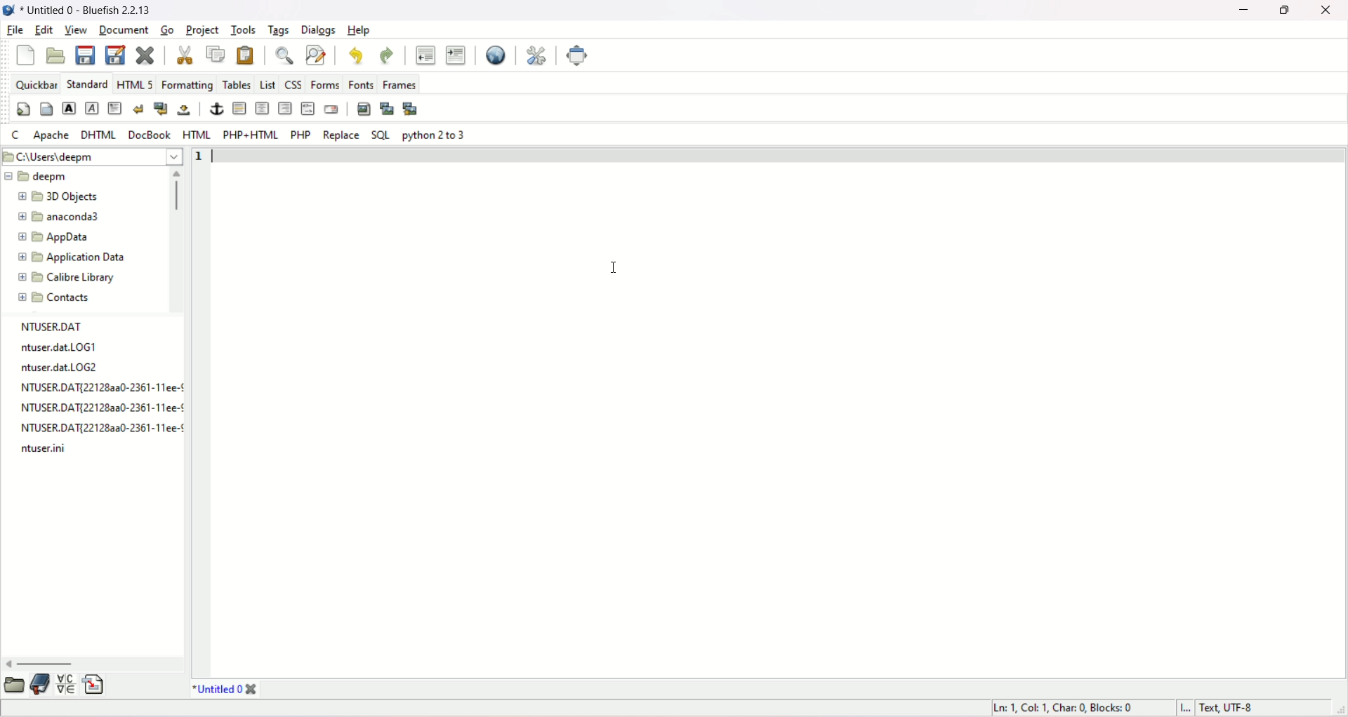 Image resolution: width=1348 pixels, height=717 pixels. I want to click on apache, so click(51, 136).